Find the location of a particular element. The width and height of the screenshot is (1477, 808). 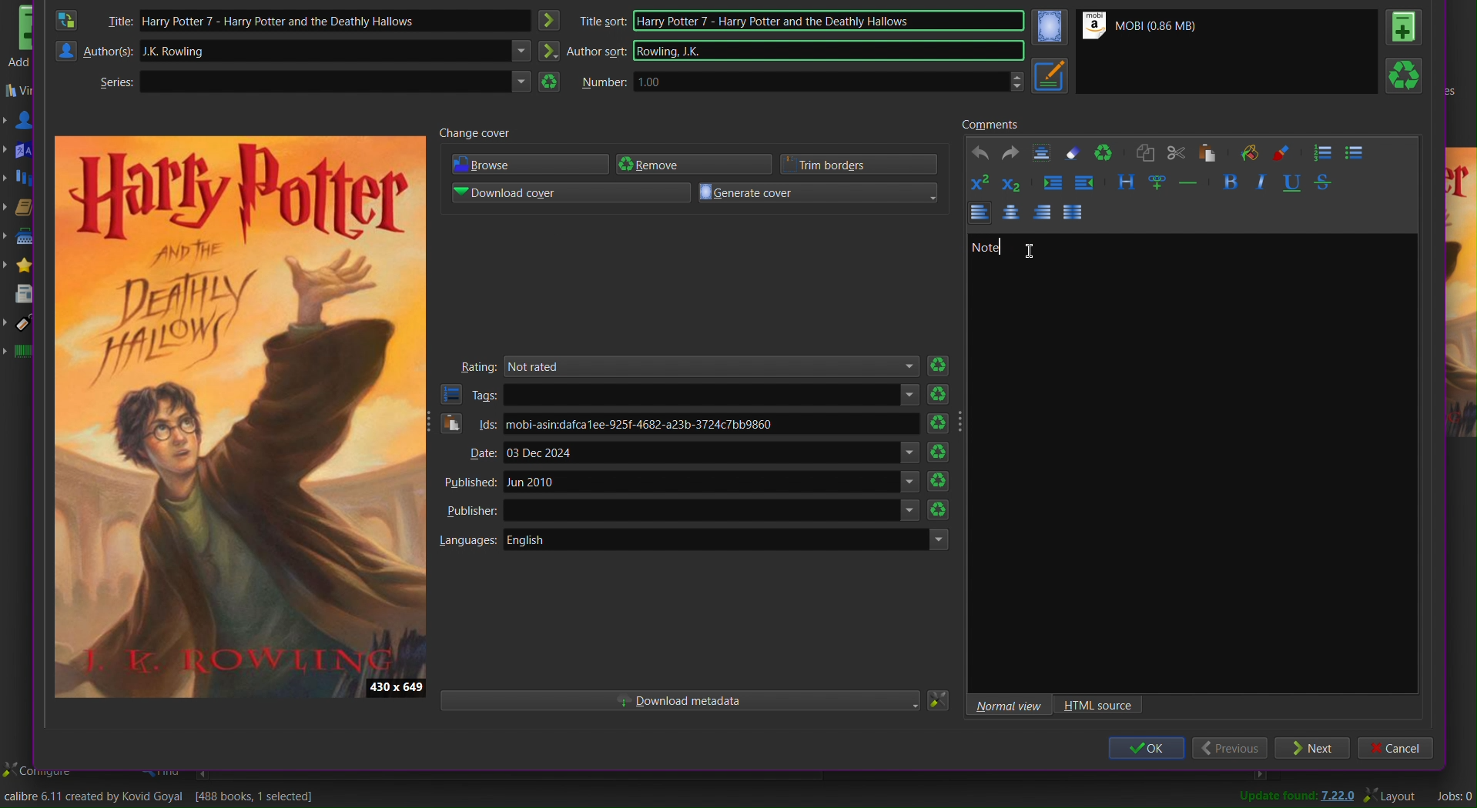

Mobi is located at coordinates (1141, 28).